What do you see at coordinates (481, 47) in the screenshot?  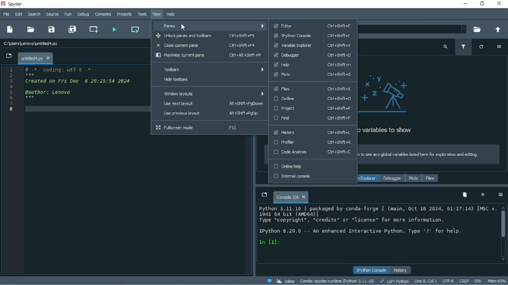 I see `Refresh variables` at bounding box center [481, 47].